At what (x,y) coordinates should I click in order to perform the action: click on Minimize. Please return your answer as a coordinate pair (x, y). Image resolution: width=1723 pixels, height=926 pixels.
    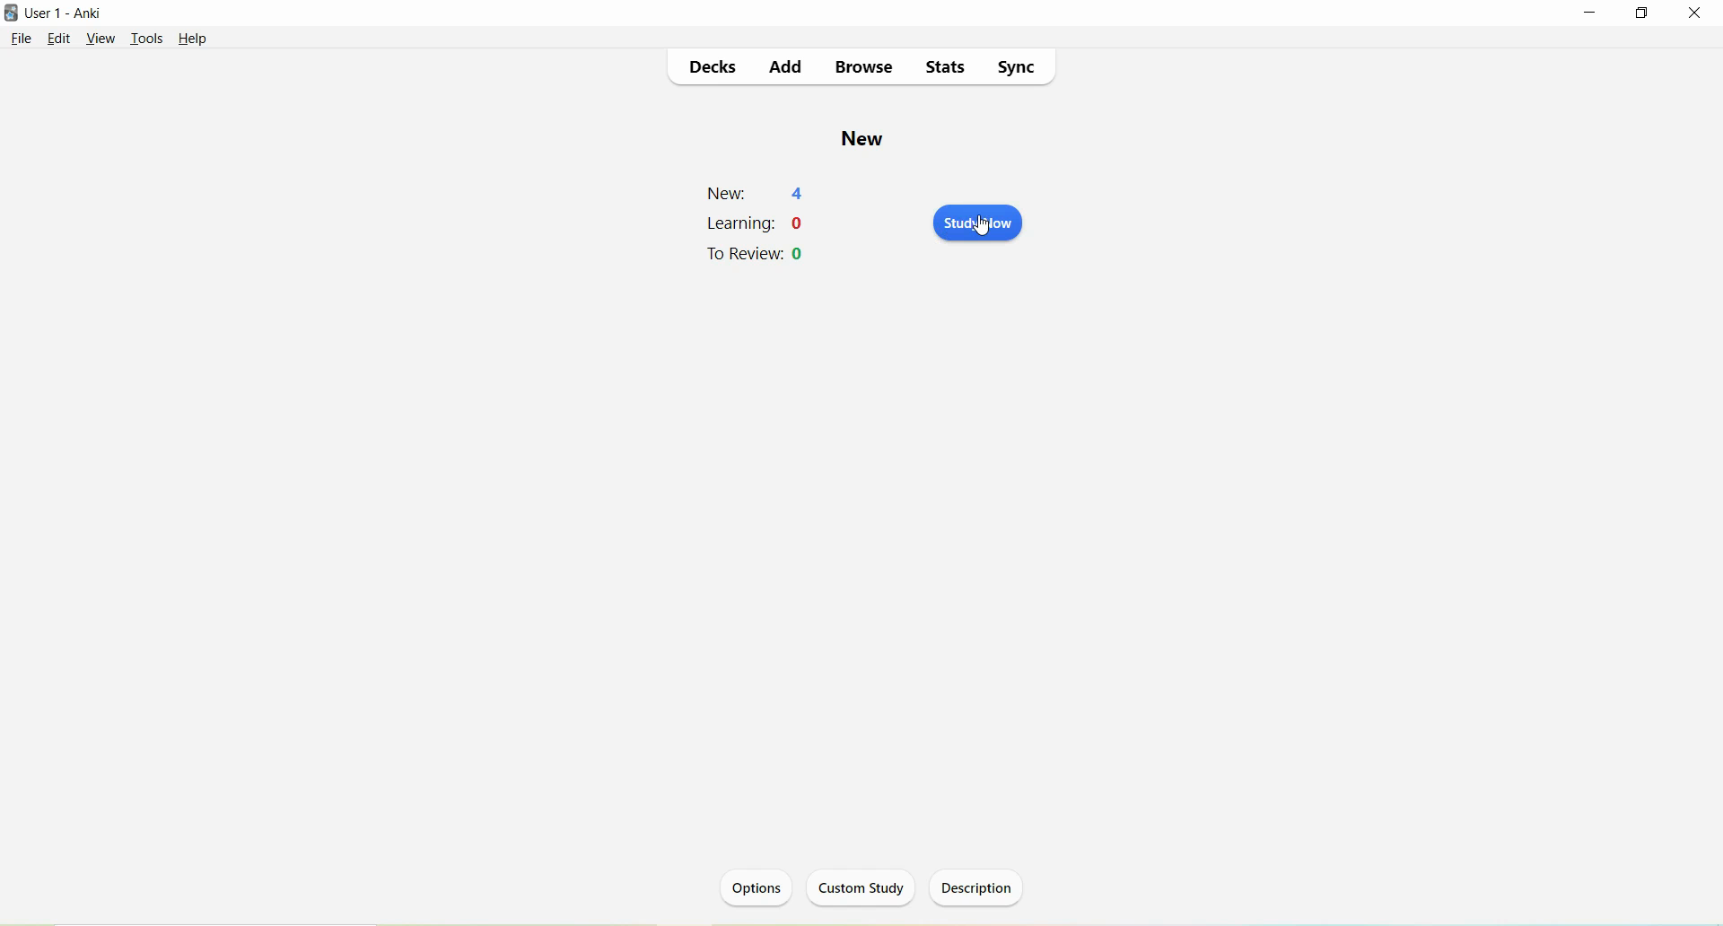
    Looking at the image, I should click on (1590, 13).